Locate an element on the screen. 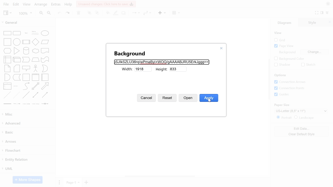 This screenshot has width=333, height=187. general shapes is located at coordinates (35, 68).